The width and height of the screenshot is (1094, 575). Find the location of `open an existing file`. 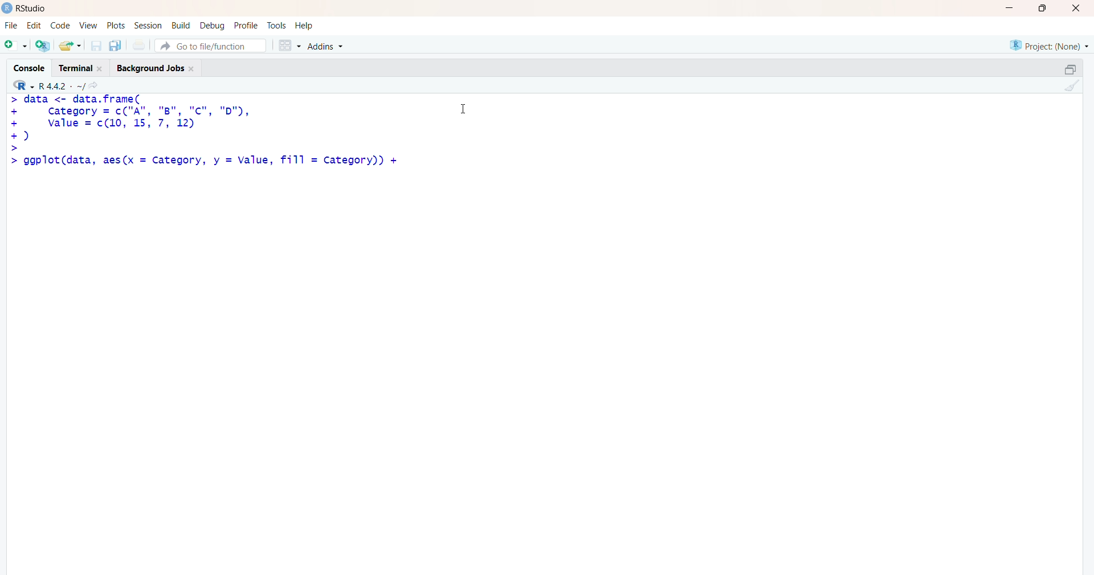

open an existing file is located at coordinates (70, 45).